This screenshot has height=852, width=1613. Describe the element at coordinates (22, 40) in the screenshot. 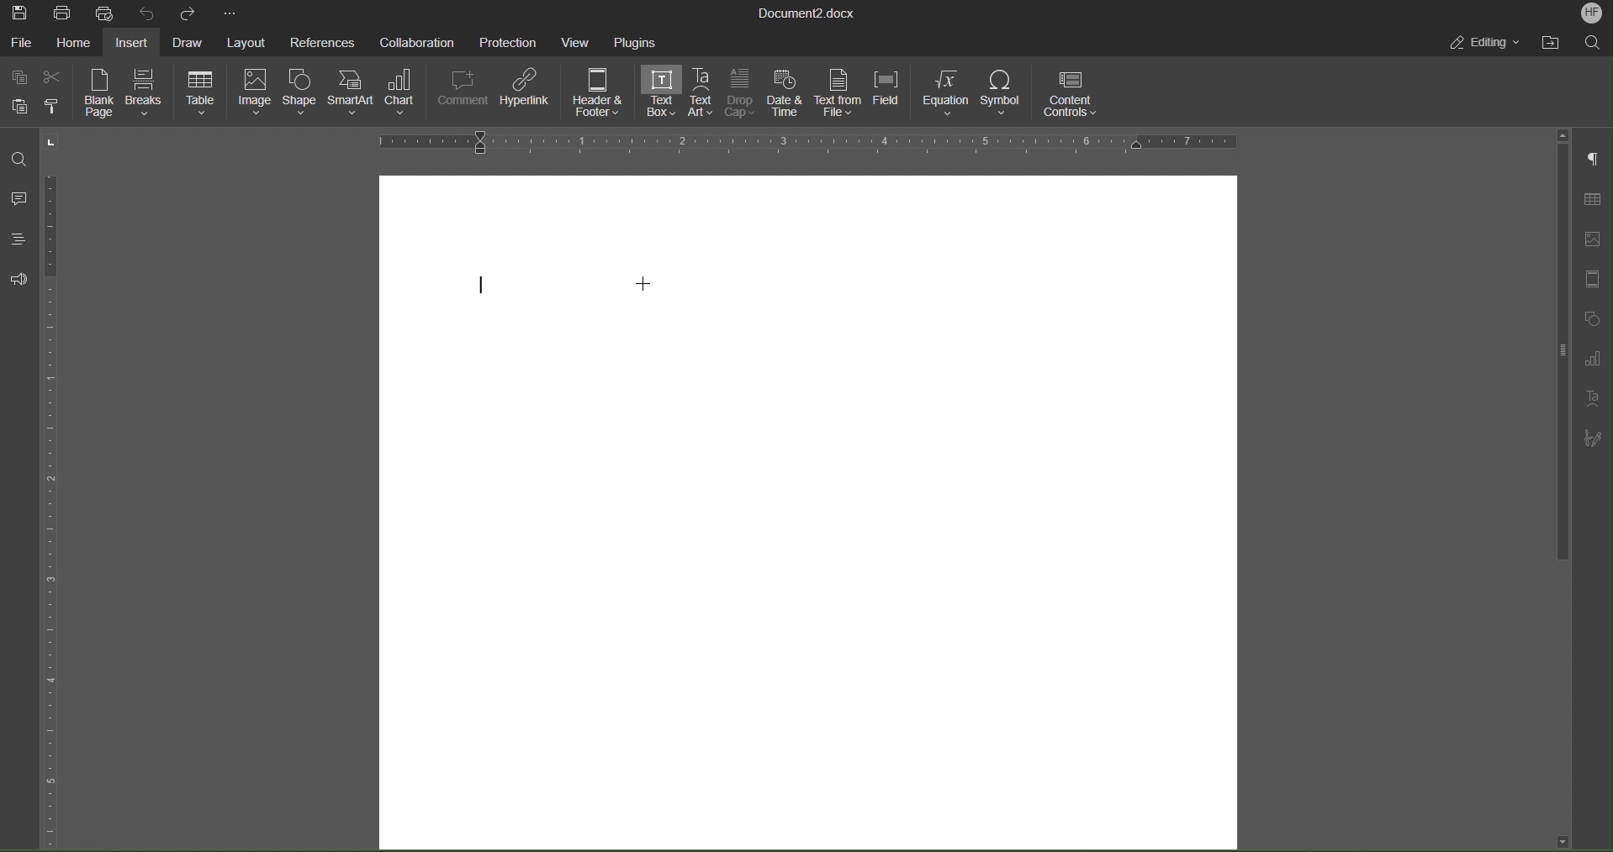

I see `File` at that location.